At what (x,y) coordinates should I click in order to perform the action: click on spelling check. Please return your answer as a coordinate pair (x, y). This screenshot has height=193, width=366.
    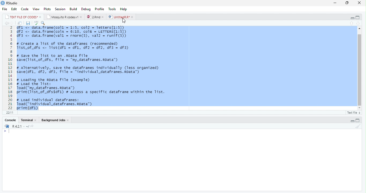
    Looking at the image, I should click on (36, 23).